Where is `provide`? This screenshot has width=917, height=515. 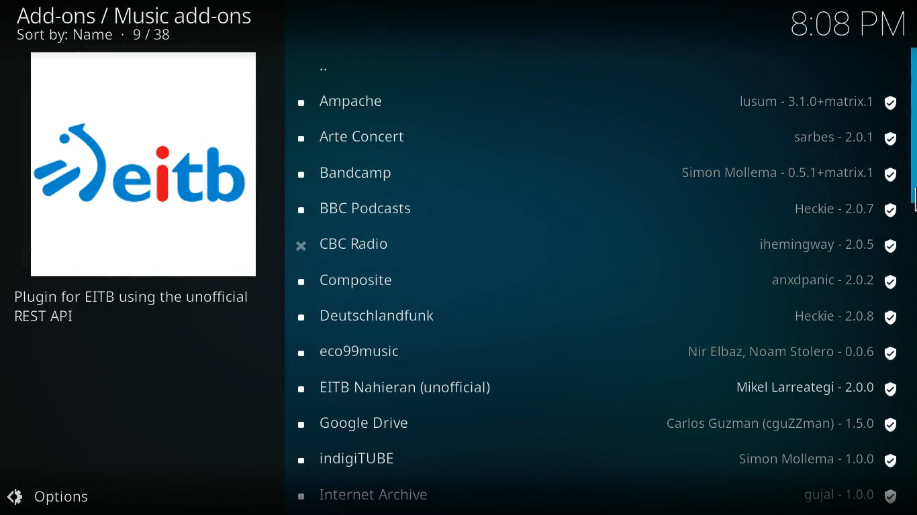
provide is located at coordinates (789, 173).